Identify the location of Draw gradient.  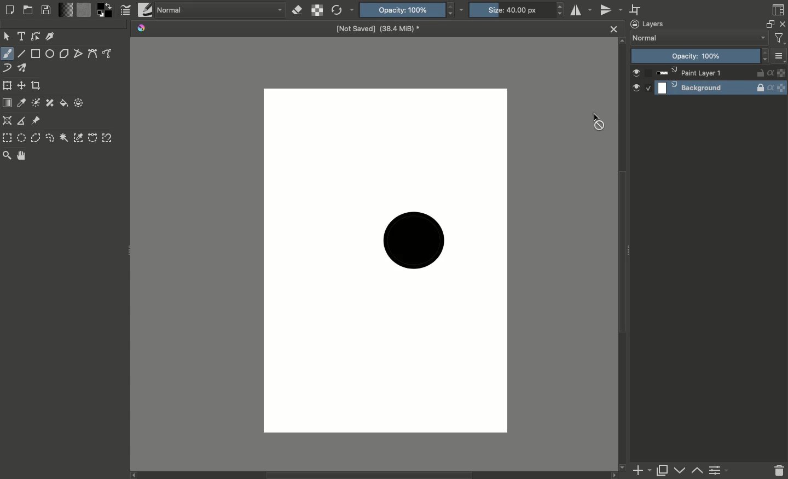
(9, 104).